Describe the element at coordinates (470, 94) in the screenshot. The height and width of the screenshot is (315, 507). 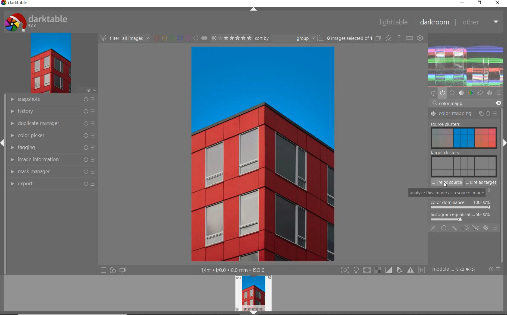
I see `color` at that location.